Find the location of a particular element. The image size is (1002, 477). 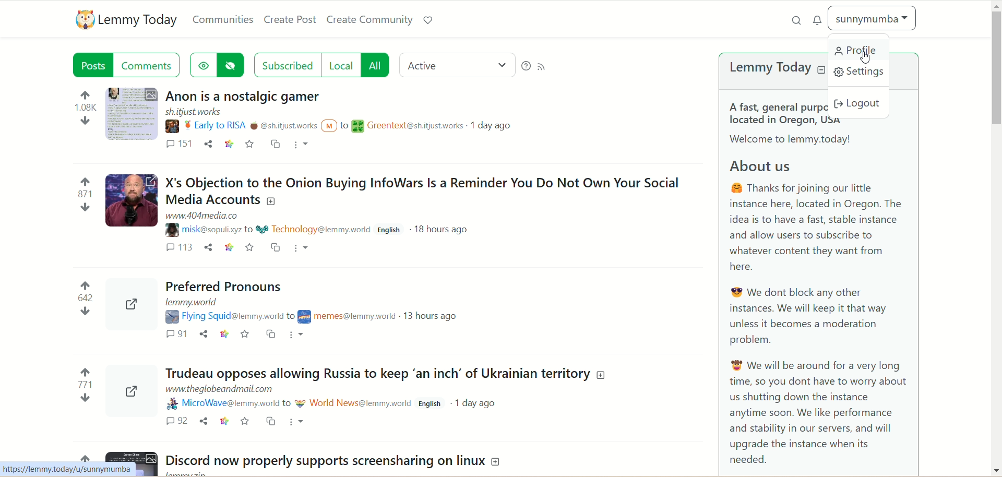

Votes is located at coordinates (83, 457).